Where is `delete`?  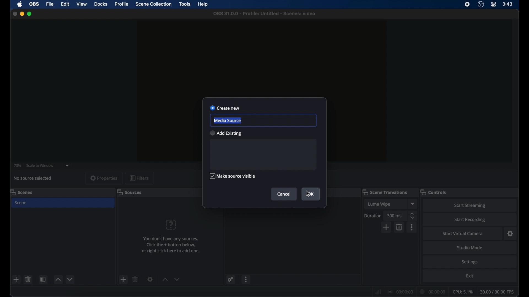 delete is located at coordinates (28, 279).